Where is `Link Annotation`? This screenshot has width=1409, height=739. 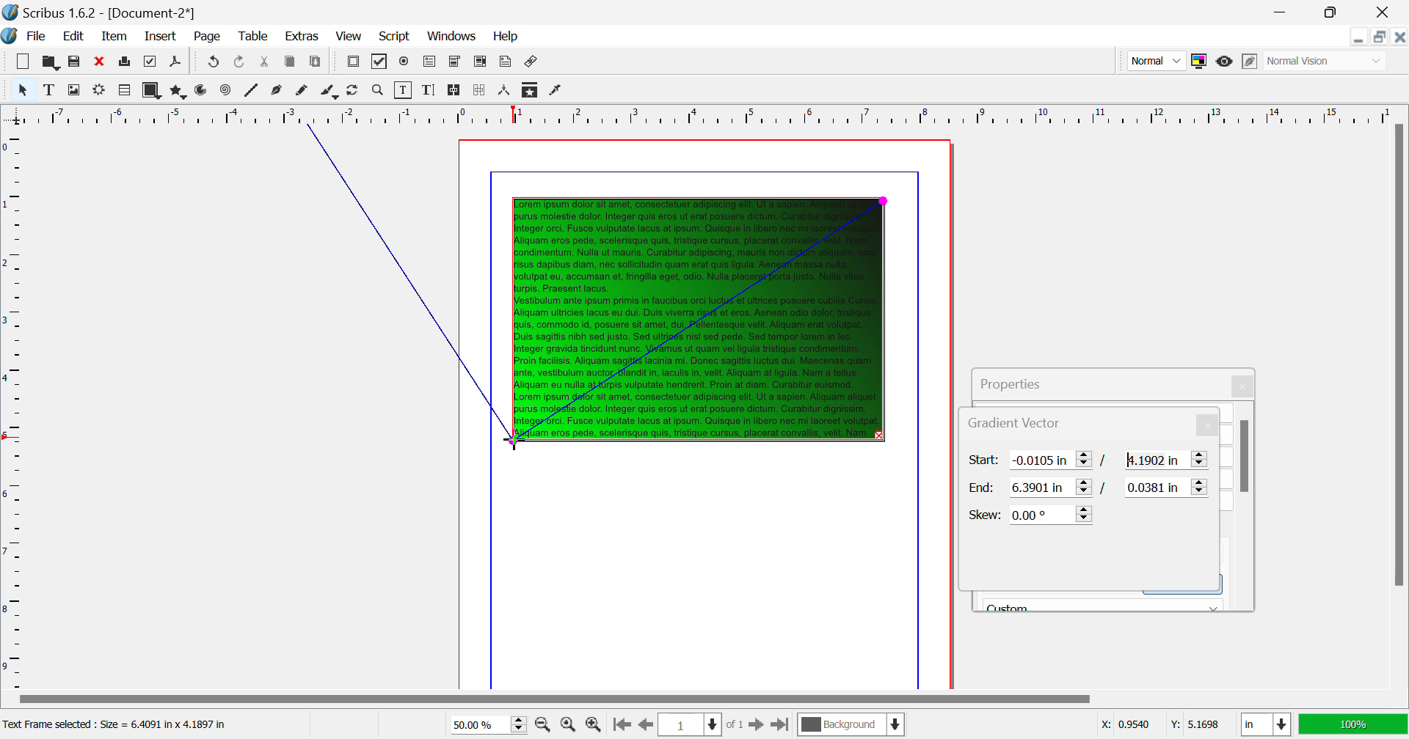 Link Annotation is located at coordinates (533, 63).